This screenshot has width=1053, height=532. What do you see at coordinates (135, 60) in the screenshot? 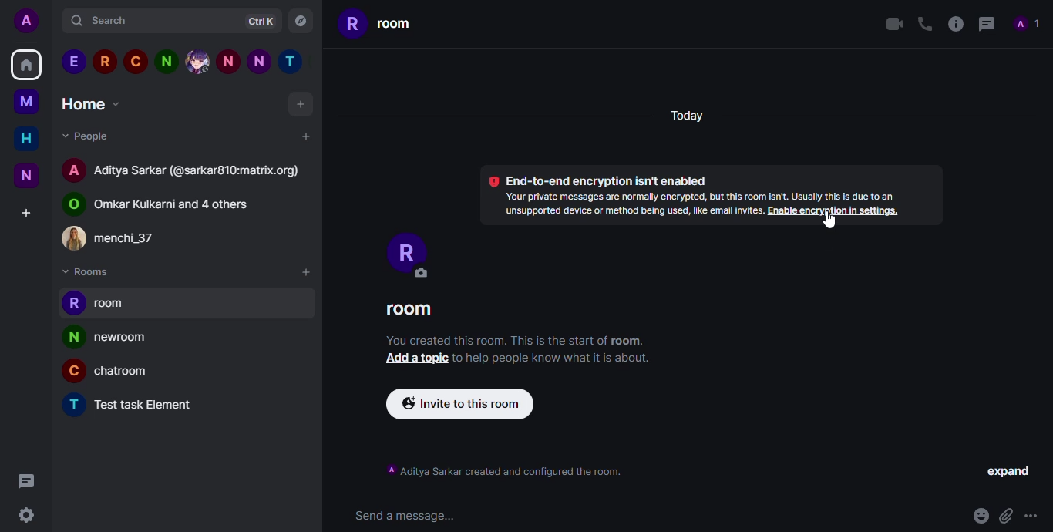
I see `people 3` at bounding box center [135, 60].